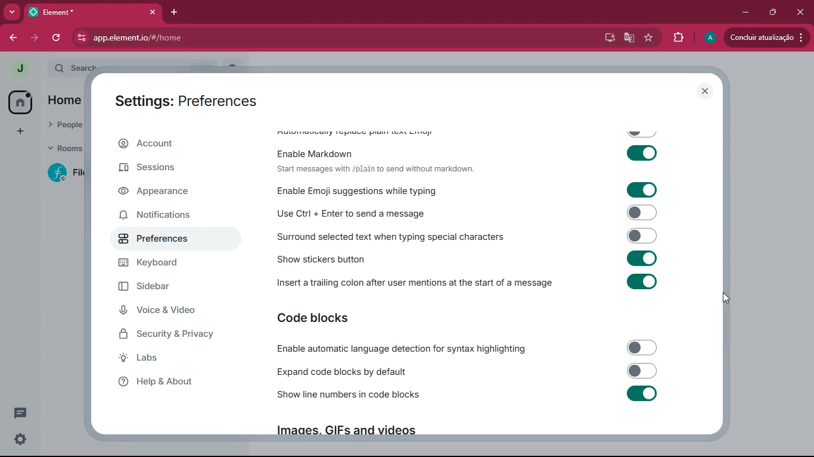 The width and height of the screenshot is (814, 457). I want to click on Enable Emoji suggestions while typing, so click(464, 190).